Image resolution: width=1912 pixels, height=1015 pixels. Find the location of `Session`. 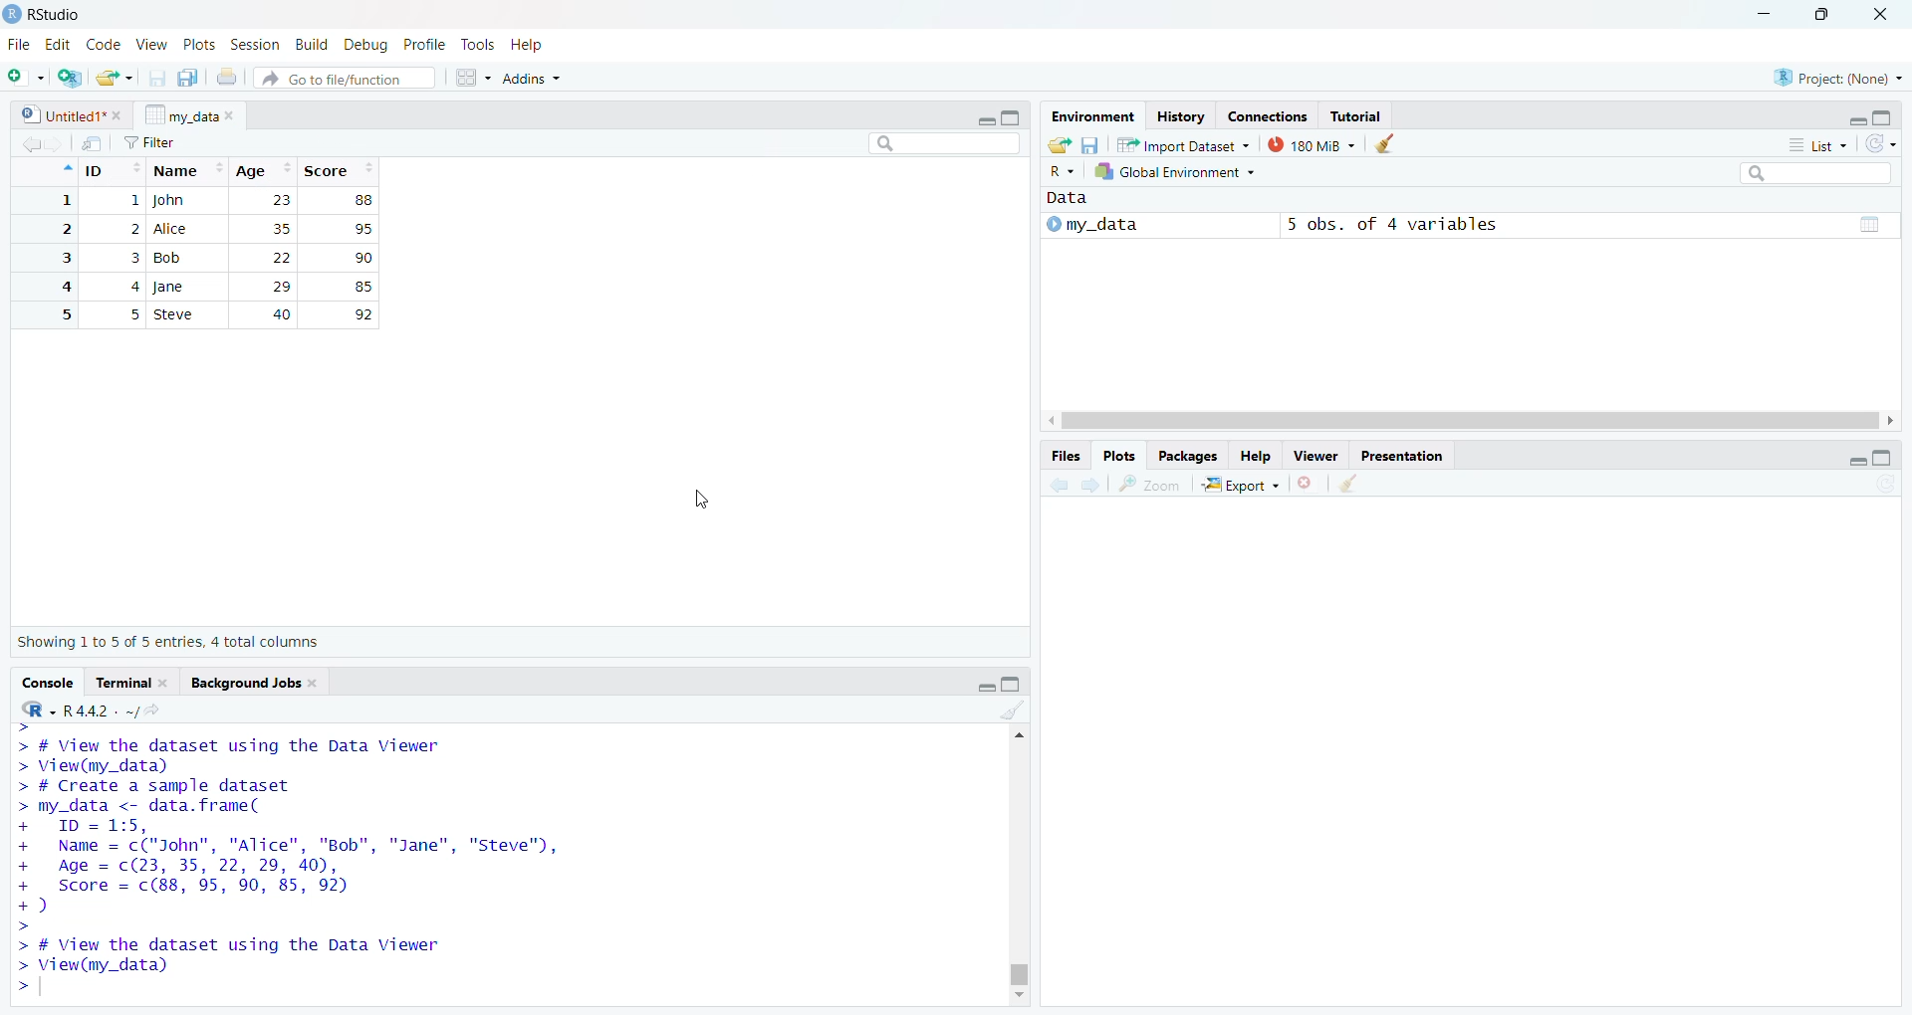

Session is located at coordinates (257, 46).